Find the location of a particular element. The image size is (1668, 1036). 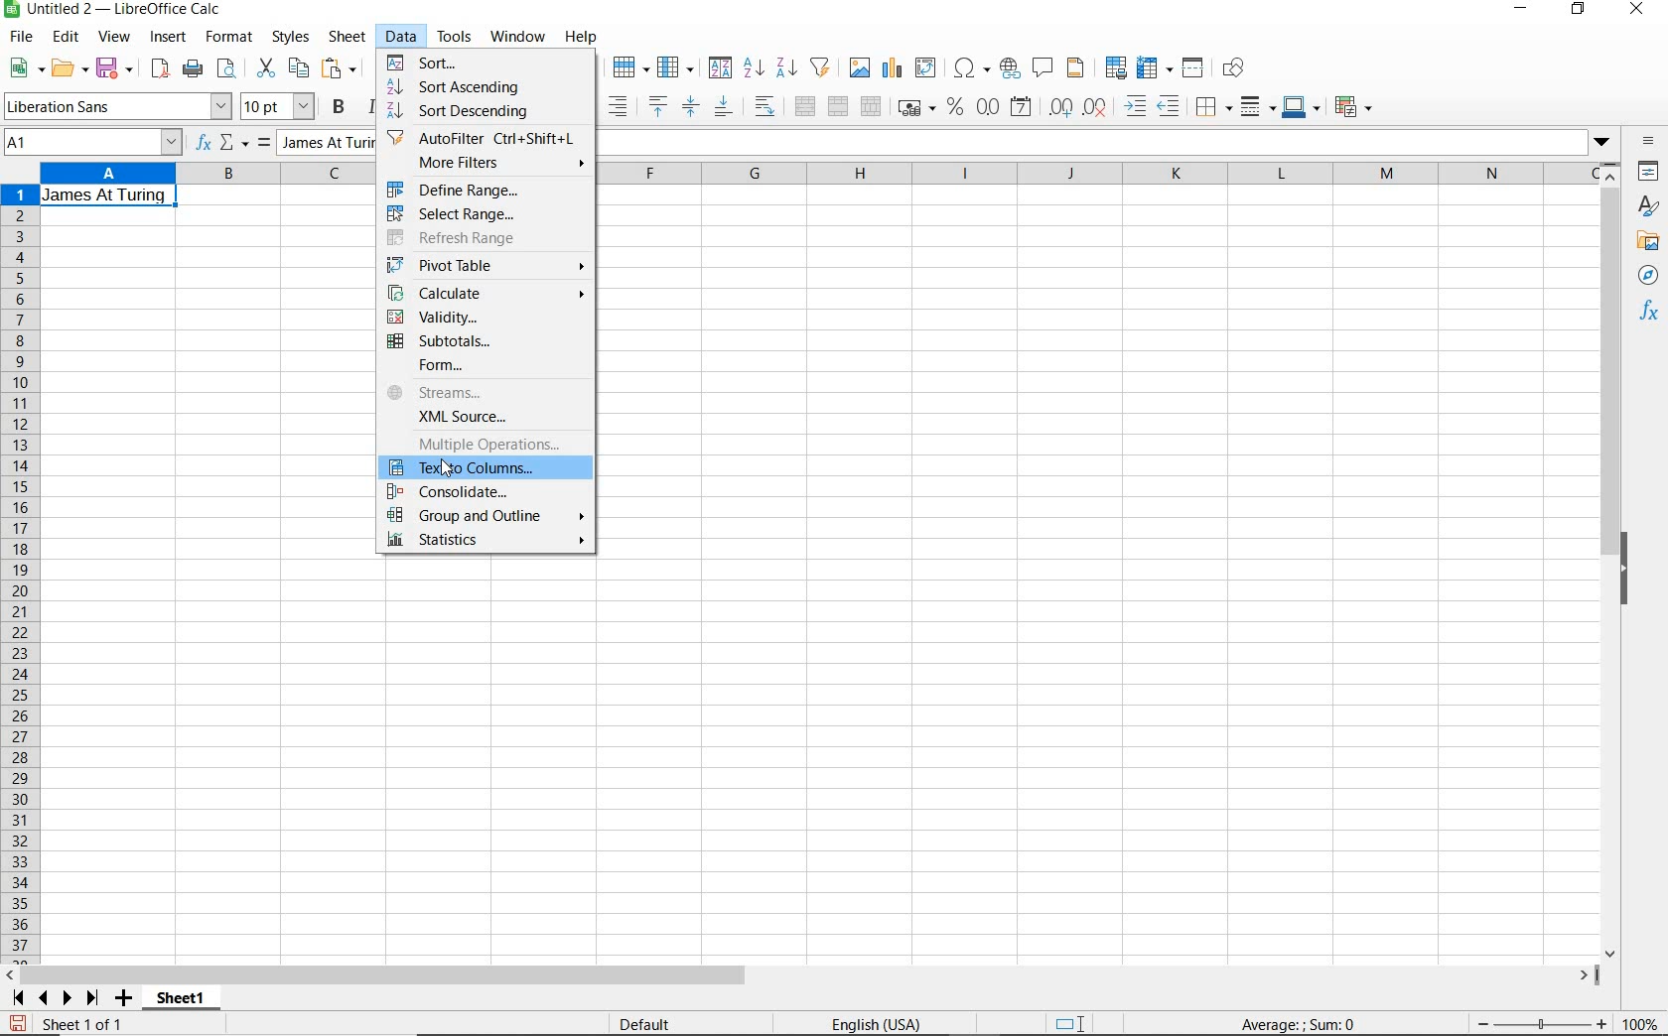

form is located at coordinates (487, 366).